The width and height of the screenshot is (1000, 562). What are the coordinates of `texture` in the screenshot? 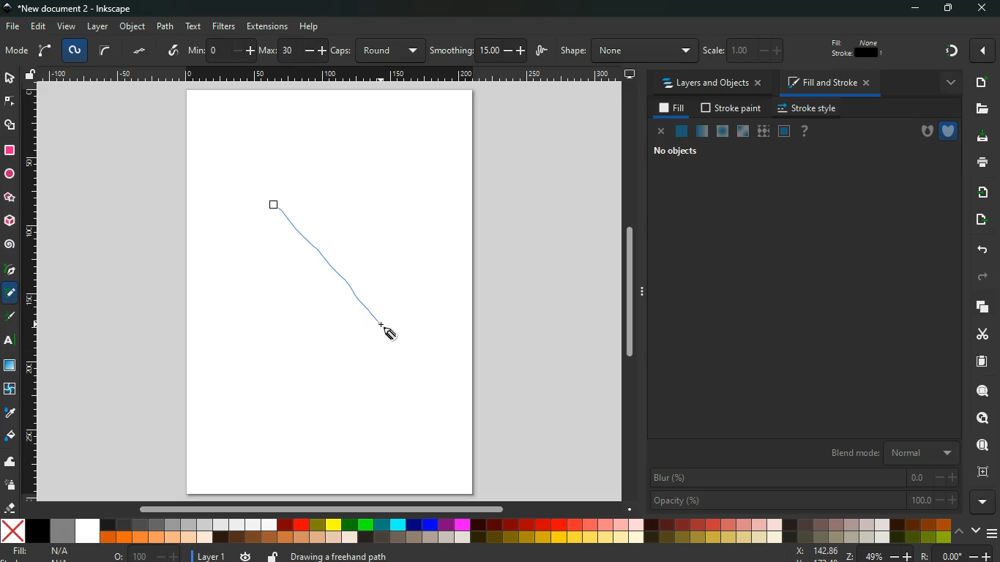 It's located at (763, 131).